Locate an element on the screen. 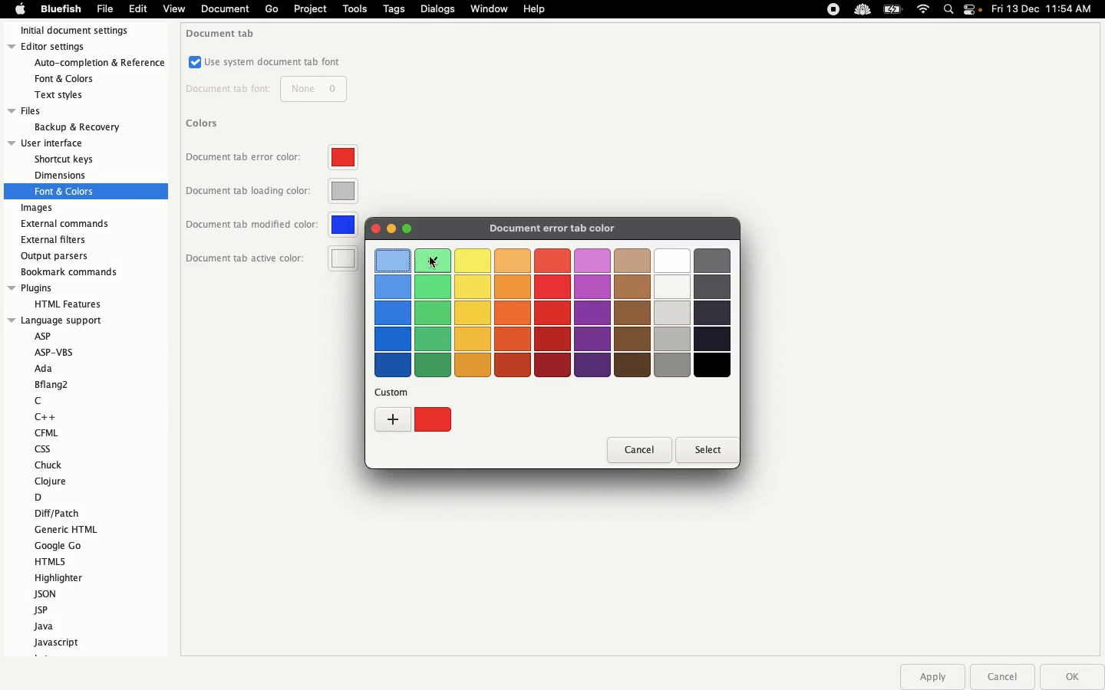 Image resolution: width=1105 pixels, height=690 pixels. Scroll  is located at coordinates (162, 256).